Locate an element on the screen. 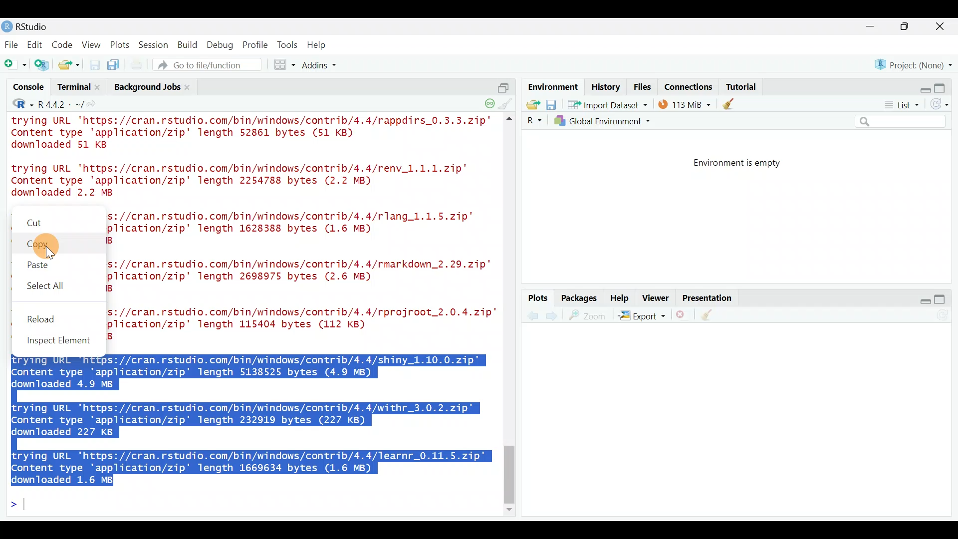 The height and width of the screenshot is (539, 958). Tutorial is located at coordinates (740, 85).